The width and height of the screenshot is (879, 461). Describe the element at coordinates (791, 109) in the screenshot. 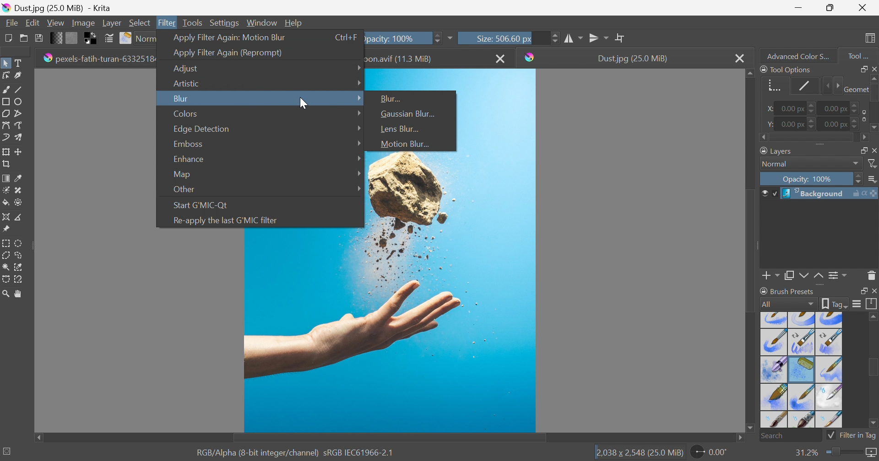

I see `0.00 px` at that location.